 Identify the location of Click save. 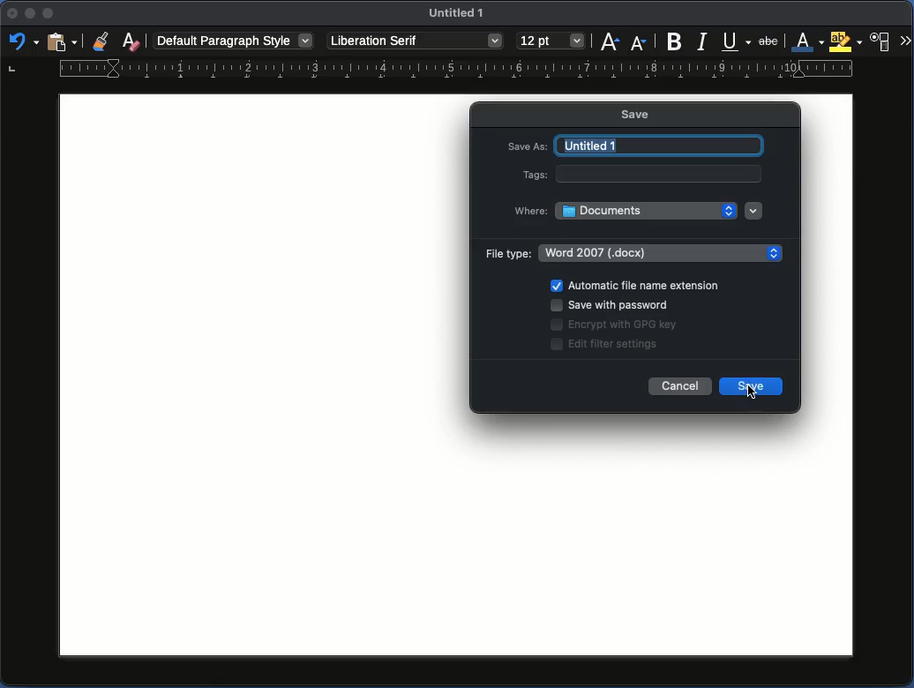
(753, 388).